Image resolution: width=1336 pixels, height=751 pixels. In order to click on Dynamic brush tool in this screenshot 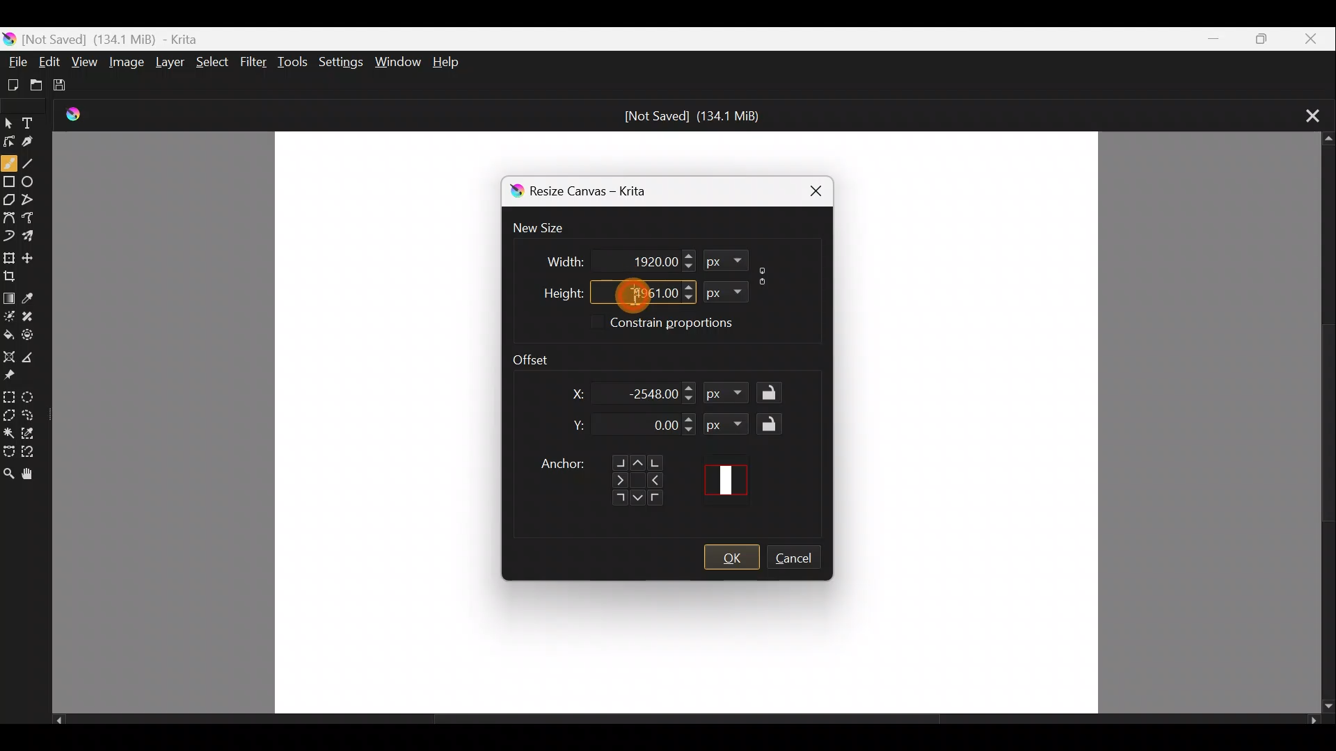, I will do `click(9, 235)`.